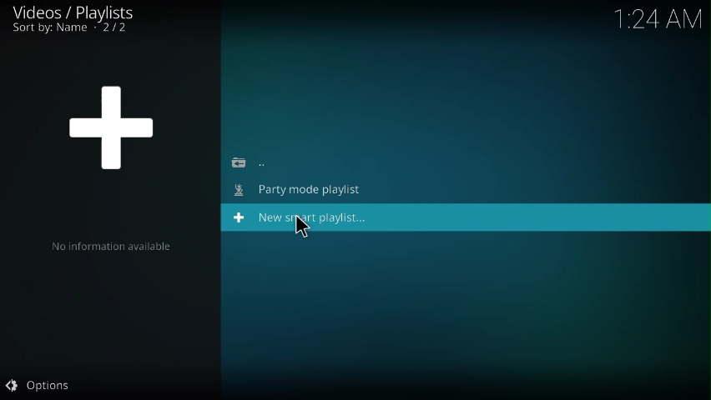 The height and width of the screenshot is (400, 711). What do you see at coordinates (302, 227) in the screenshot?
I see `cursor` at bounding box center [302, 227].